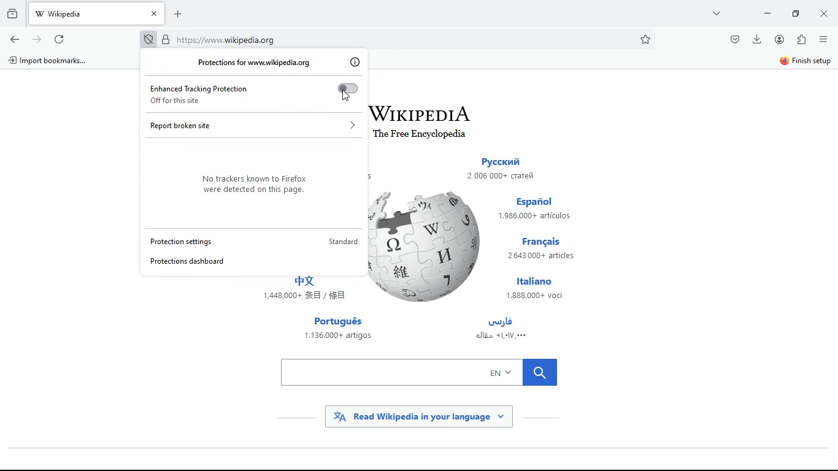 This screenshot has width=838, height=471. Describe the element at coordinates (255, 183) in the screenshot. I see `No trackers known to Firefox were detected on this page` at that location.